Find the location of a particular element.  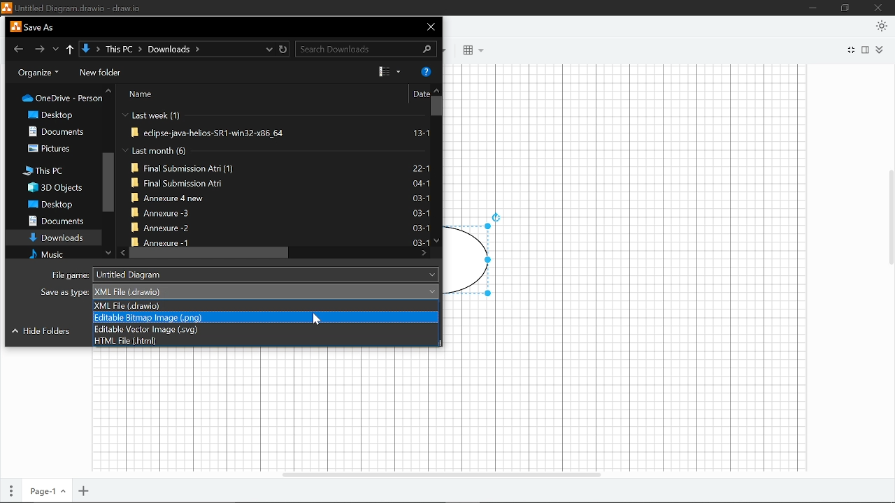

Vertical scrollbar for files in "Downloads" is located at coordinates (437, 106).